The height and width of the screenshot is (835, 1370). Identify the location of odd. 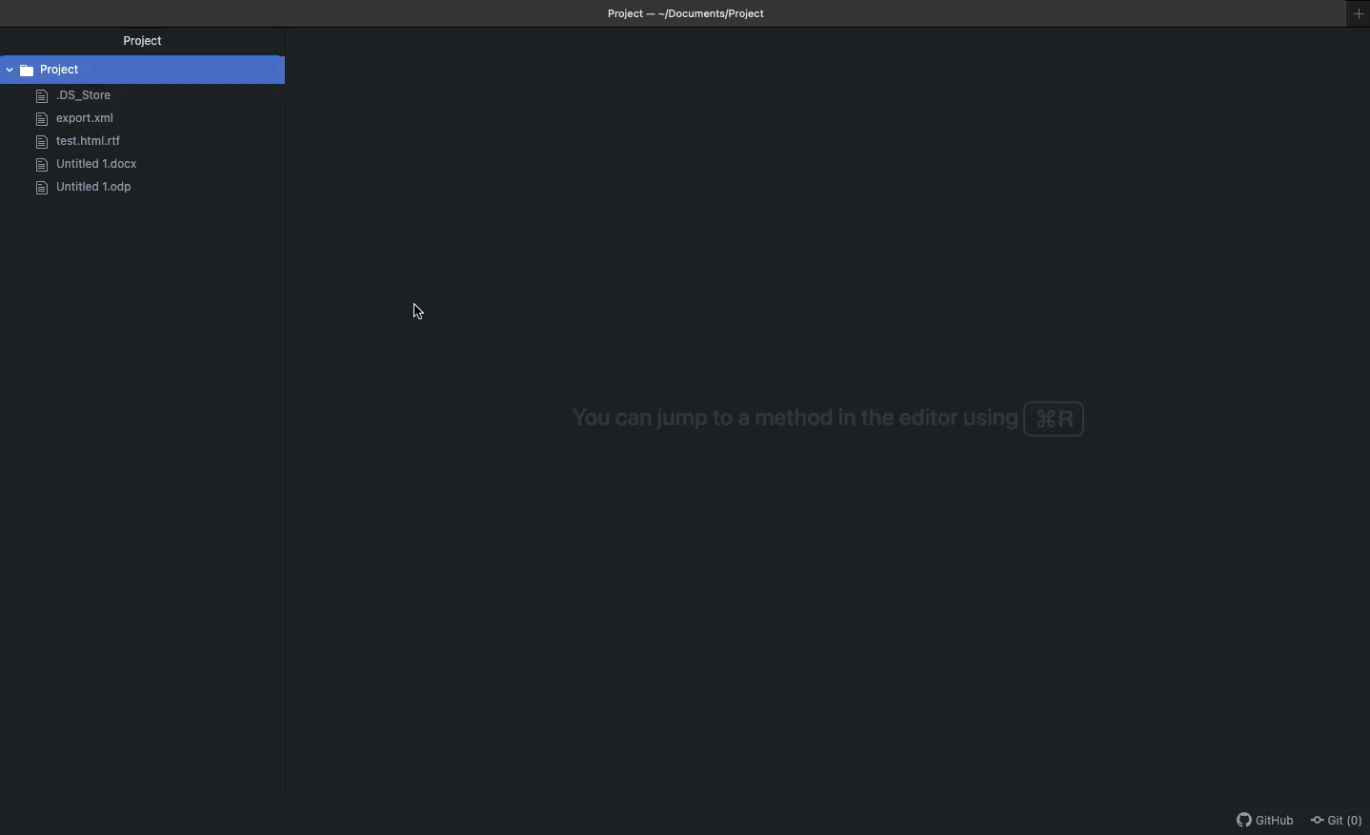
(80, 188).